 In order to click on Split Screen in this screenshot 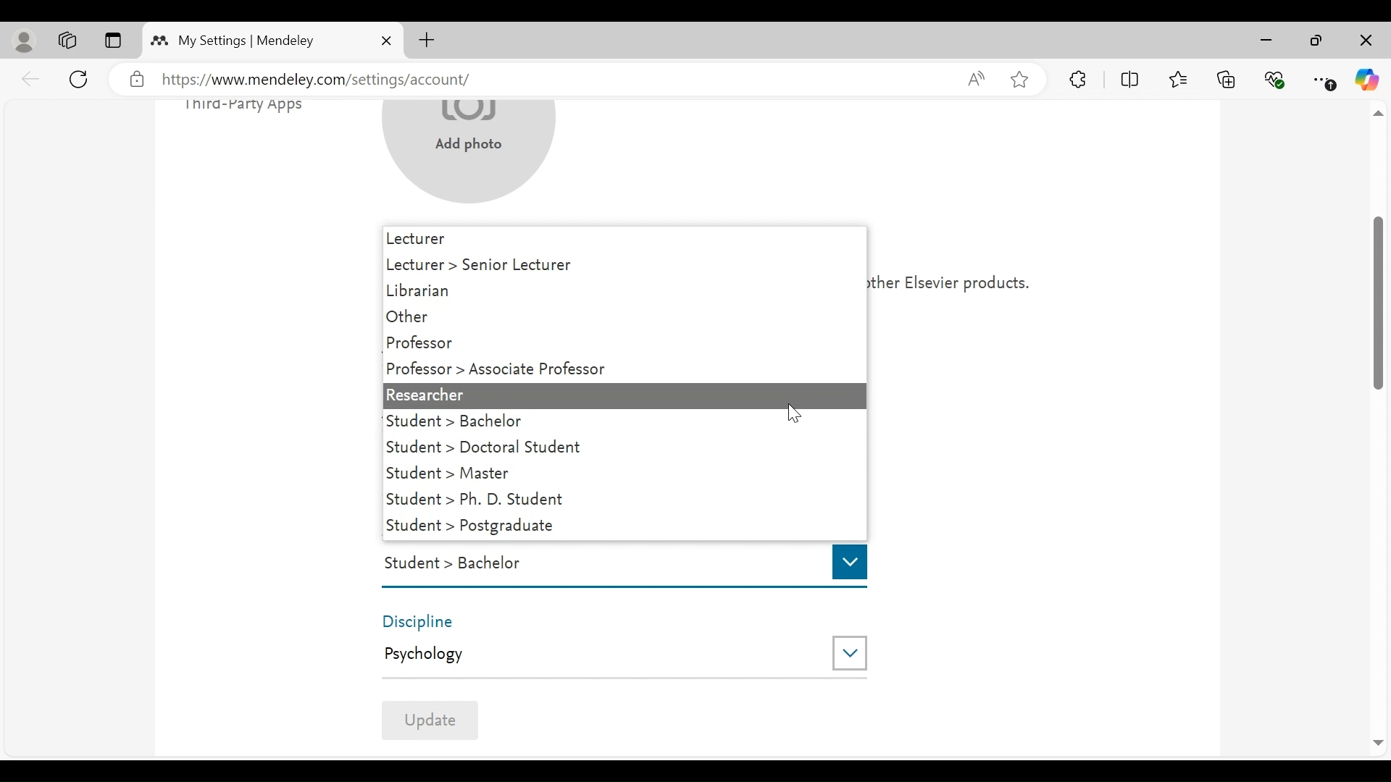, I will do `click(1132, 80)`.